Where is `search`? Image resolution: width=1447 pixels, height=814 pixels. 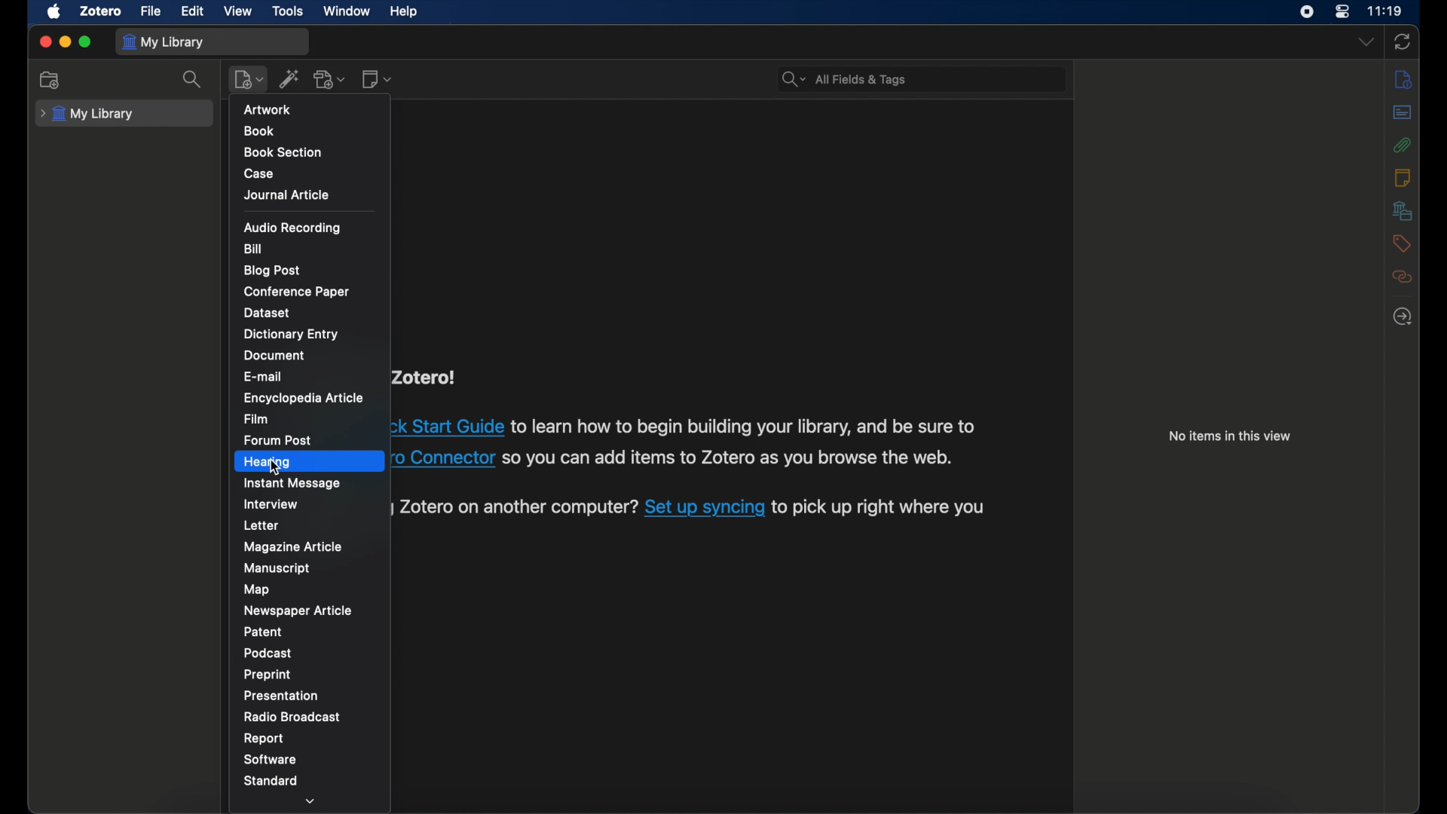 search is located at coordinates (195, 80).